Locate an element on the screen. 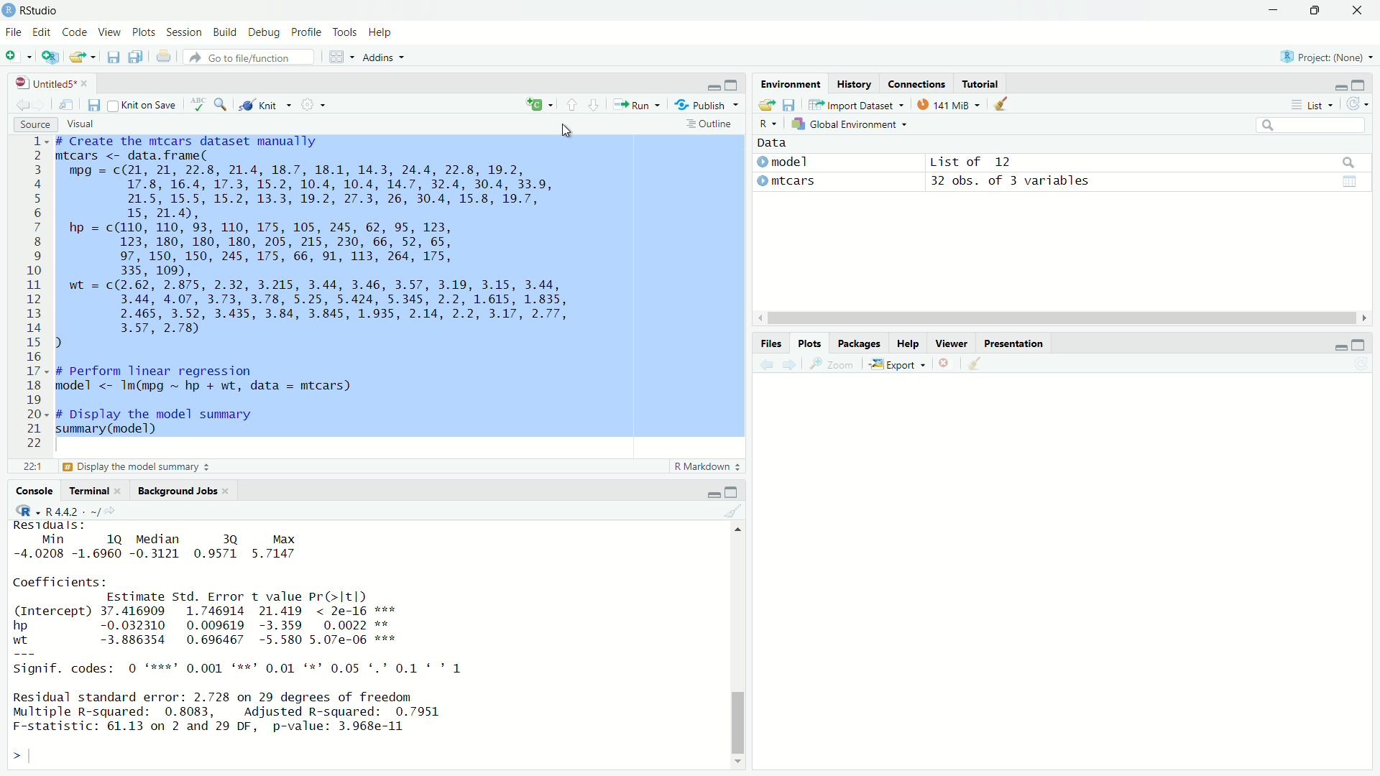 The image size is (1380, 776). go to previous section is located at coordinates (571, 104).